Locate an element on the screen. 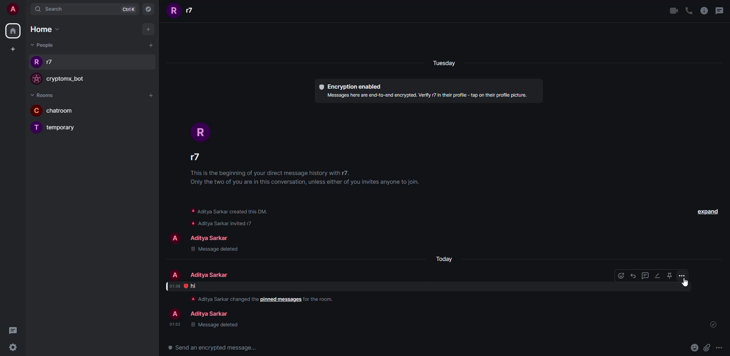 Image resolution: width=730 pixels, height=356 pixels. people is located at coordinates (52, 62).